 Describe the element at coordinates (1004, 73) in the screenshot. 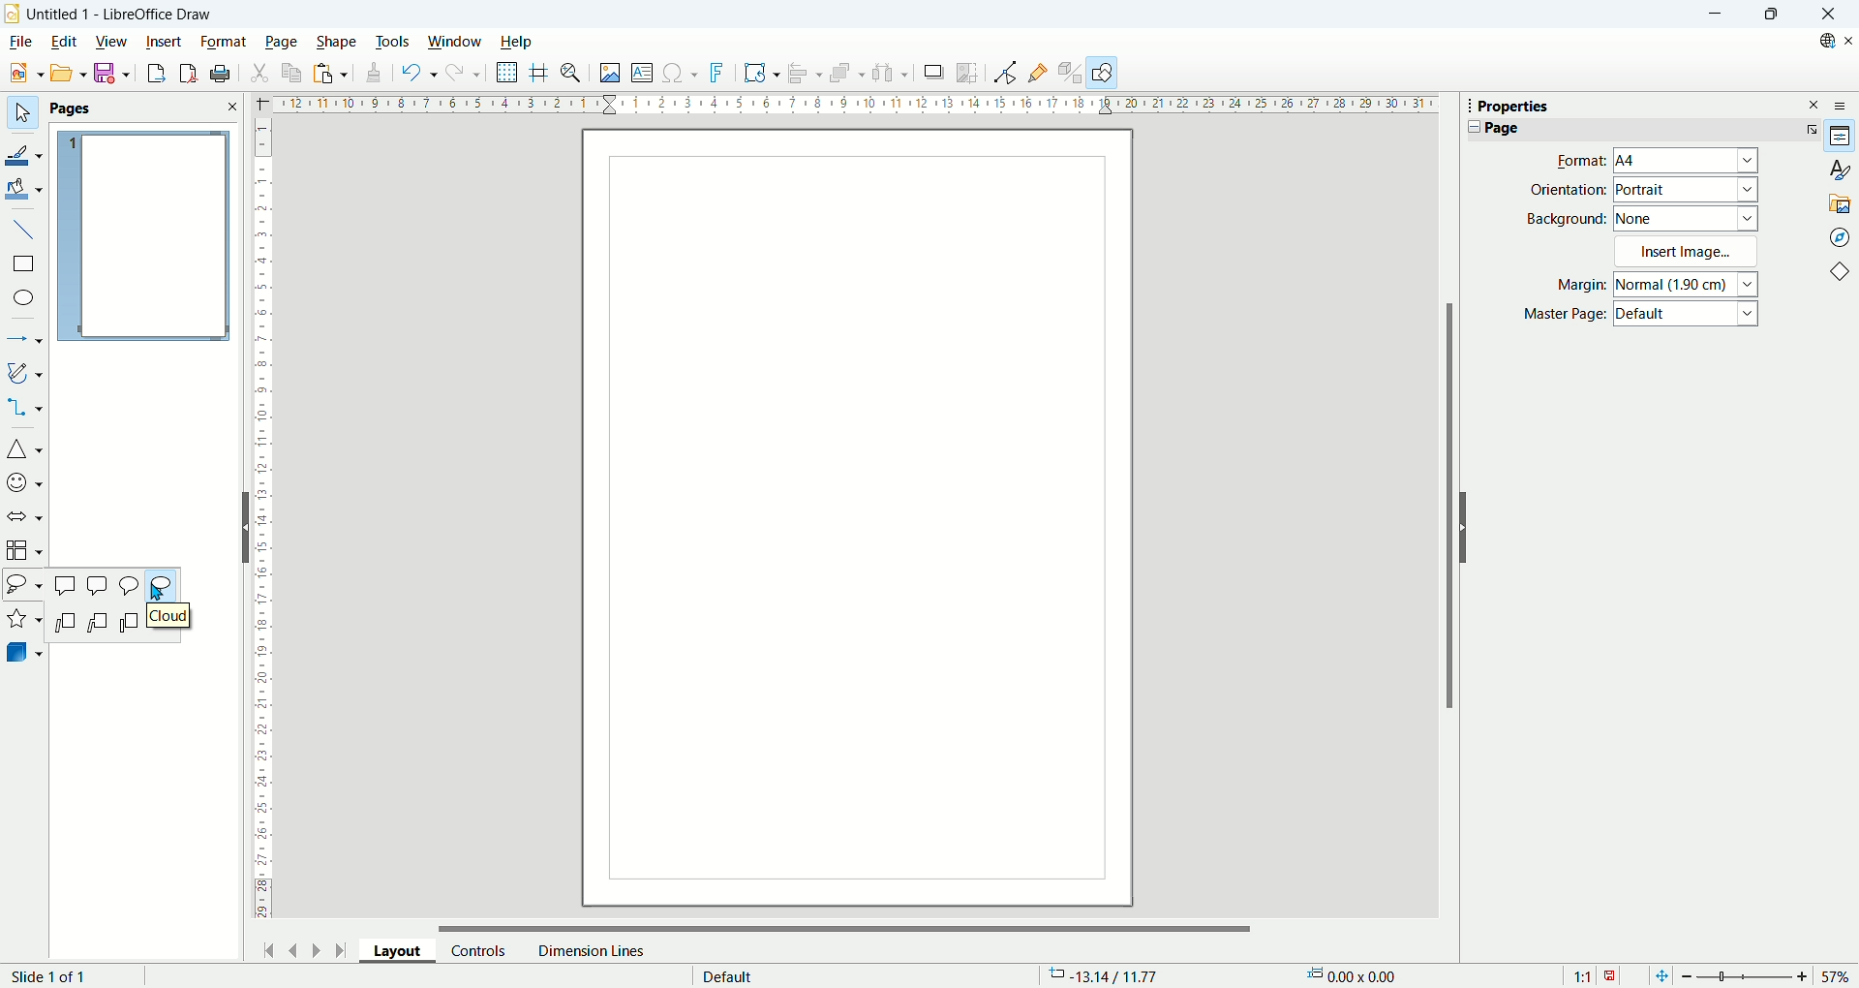

I see `point edit mode` at that location.